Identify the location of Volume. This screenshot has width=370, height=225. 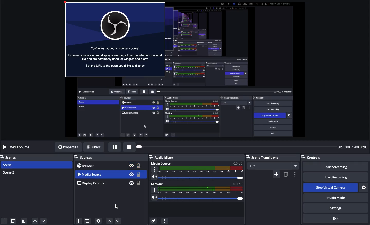
(197, 198).